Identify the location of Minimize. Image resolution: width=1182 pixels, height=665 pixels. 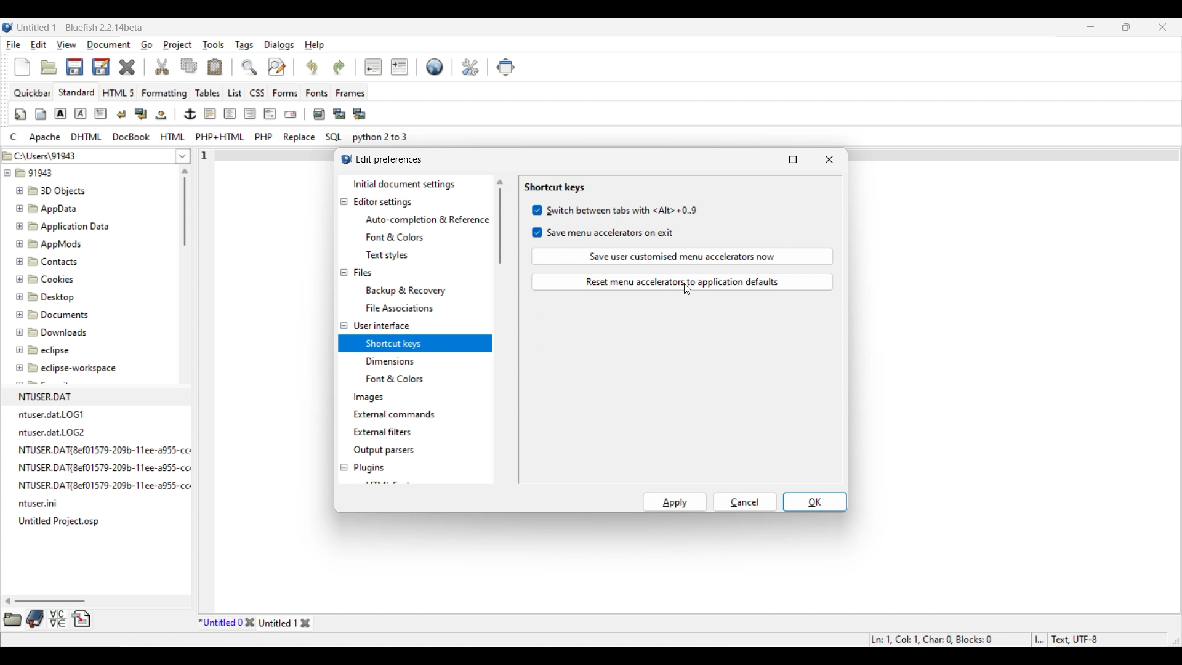
(1091, 26).